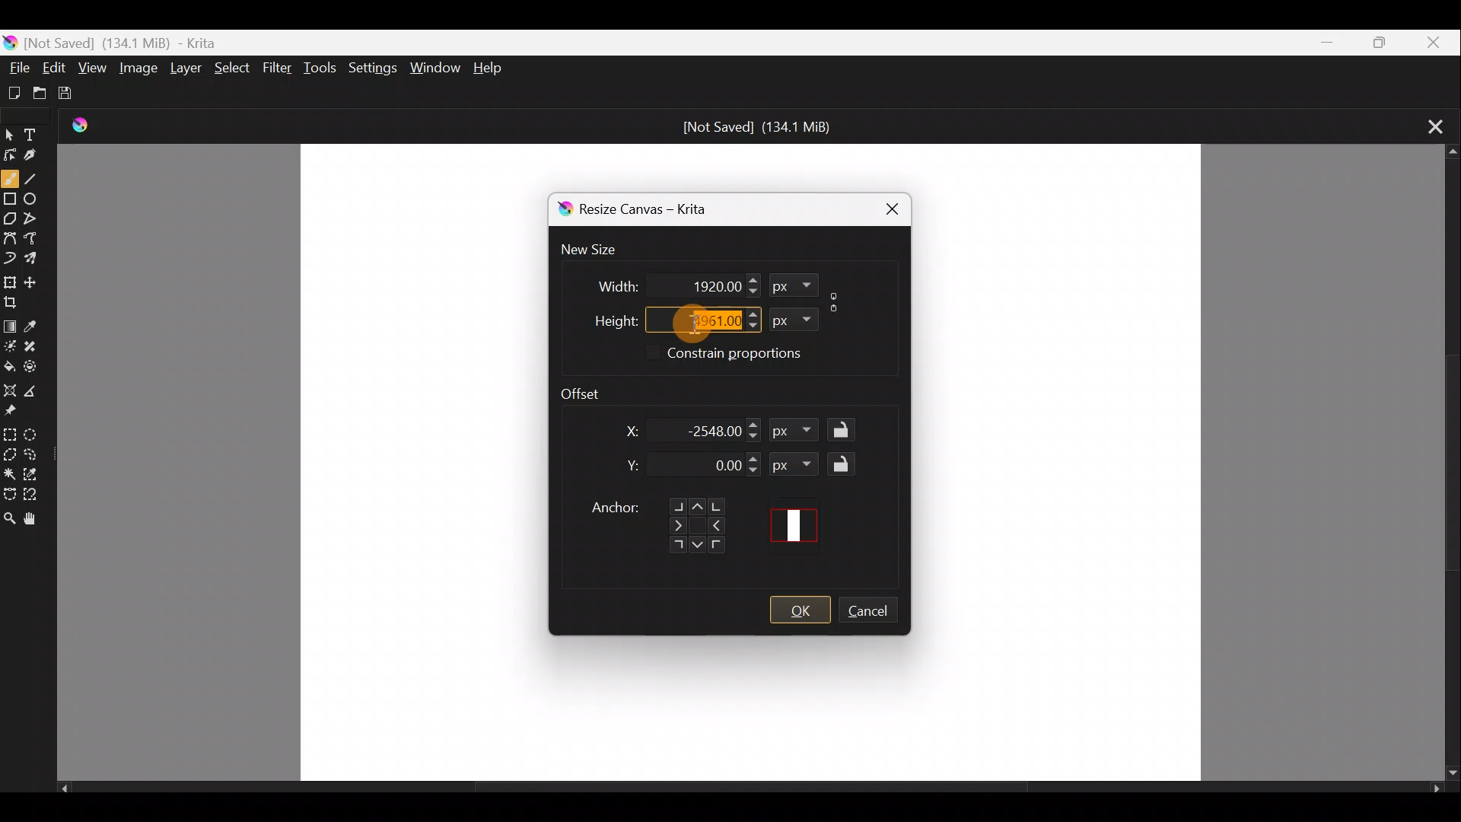 The width and height of the screenshot is (1461, 822). I want to click on Pan tool, so click(33, 520).